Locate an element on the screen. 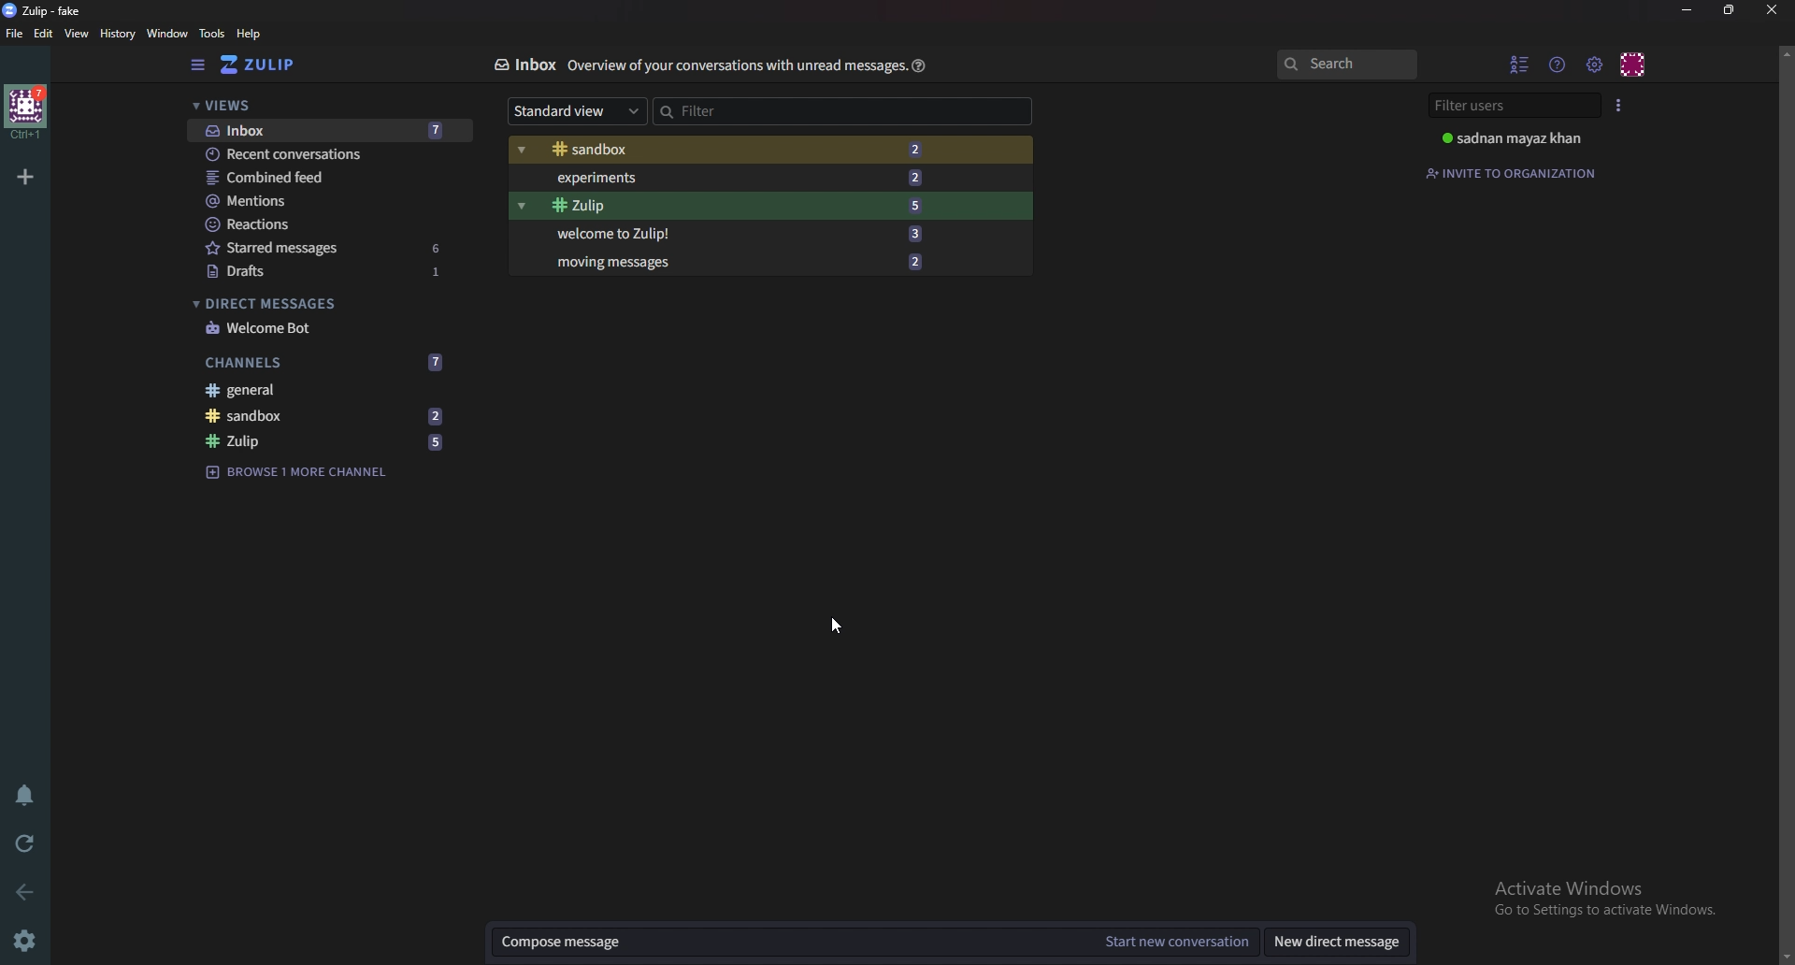 The image size is (1795, 965). starred messages is located at coordinates (326, 246).